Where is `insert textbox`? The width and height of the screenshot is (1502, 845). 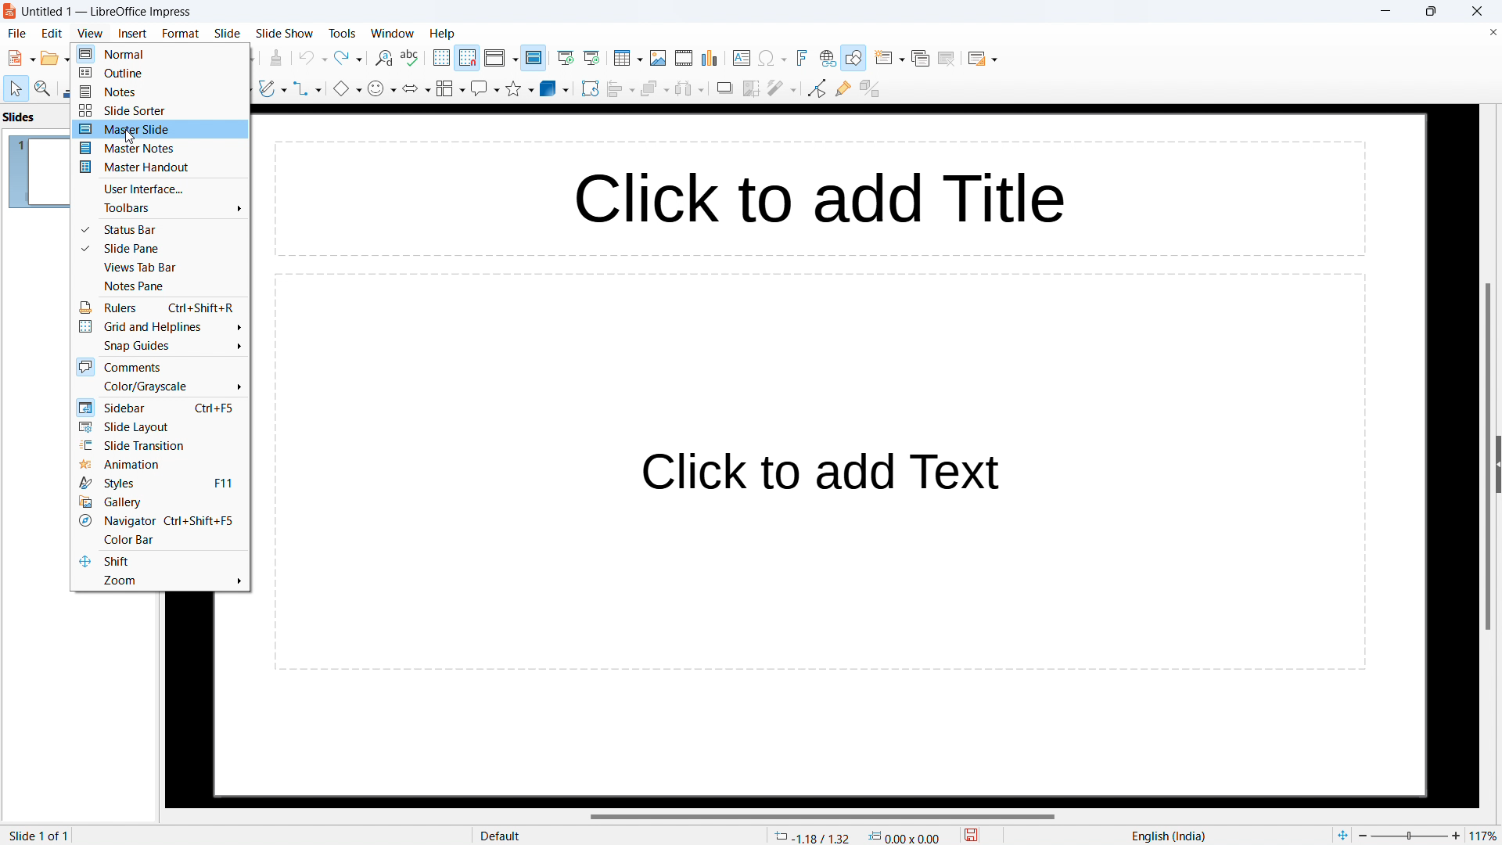
insert textbox is located at coordinates (742, 58).